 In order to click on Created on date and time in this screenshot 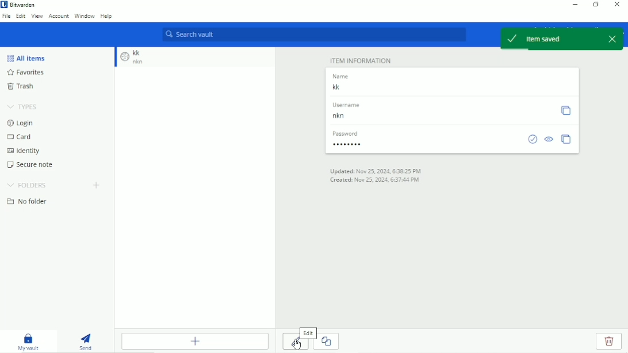, I will do `click(373, 180)`.